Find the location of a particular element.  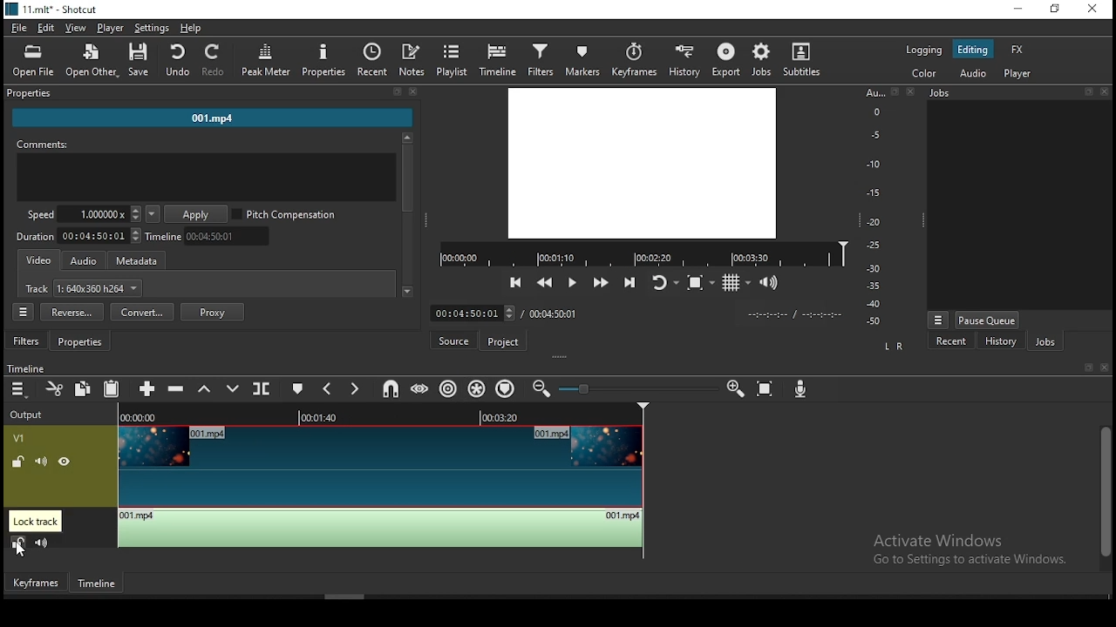

time is located at coordinates (793, 315).